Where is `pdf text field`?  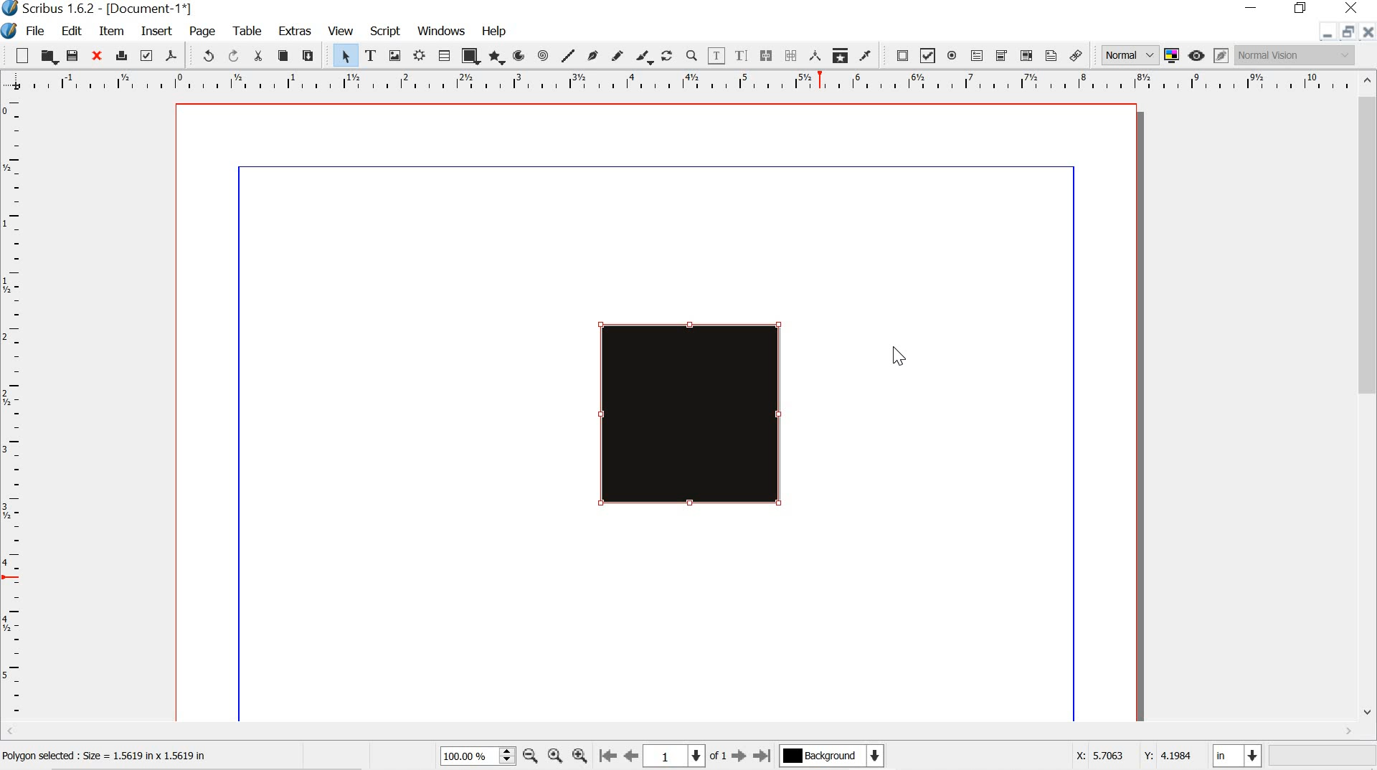 pdf text field is located at coordinates (980, 56).